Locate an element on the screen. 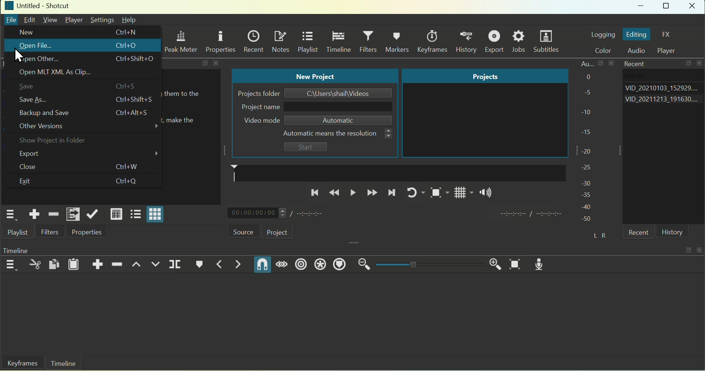 Image resolution: width=705 pixels, height=371 pixels. View is located at coordinates (51, 19).